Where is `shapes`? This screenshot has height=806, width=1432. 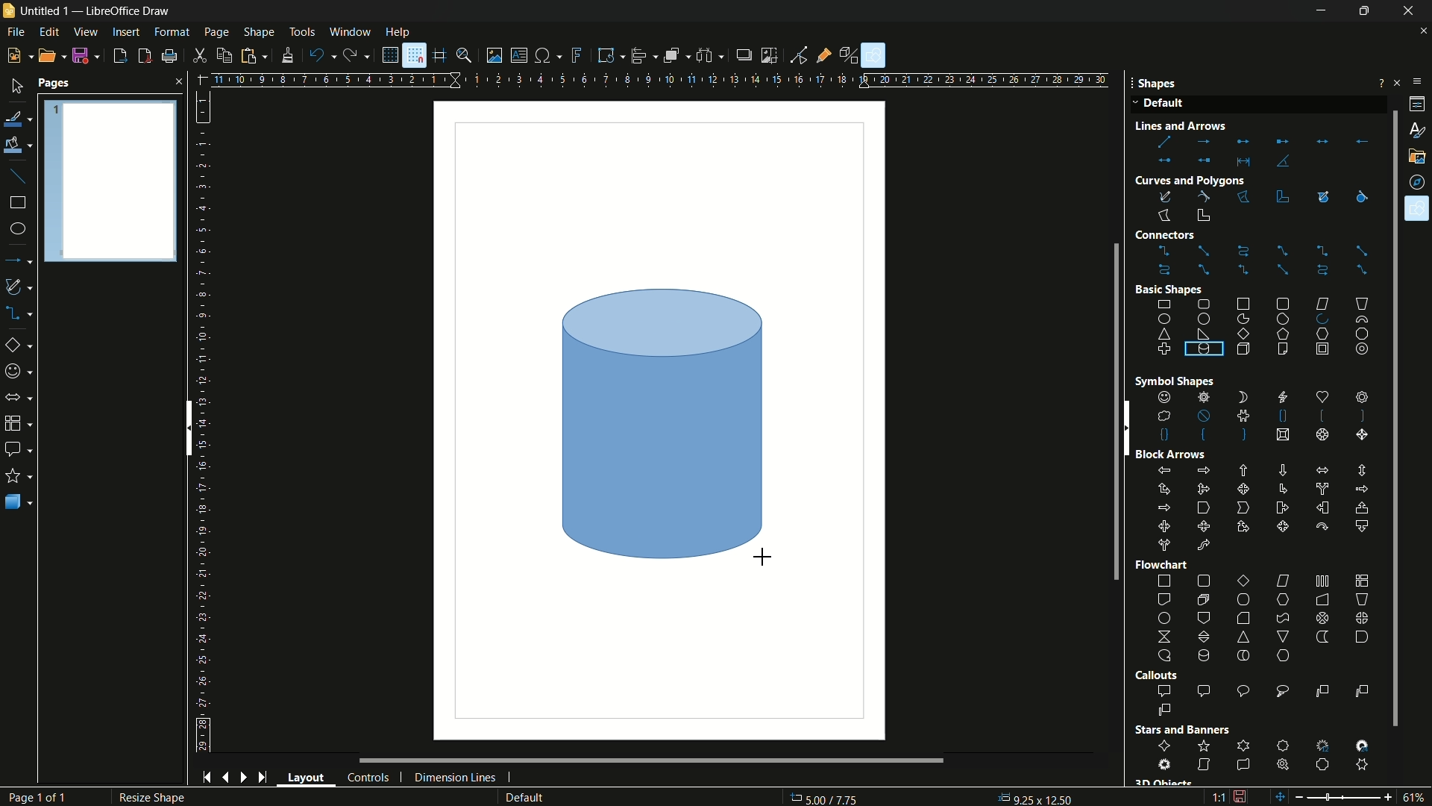
shapes is located at coordinates (1417, 209).